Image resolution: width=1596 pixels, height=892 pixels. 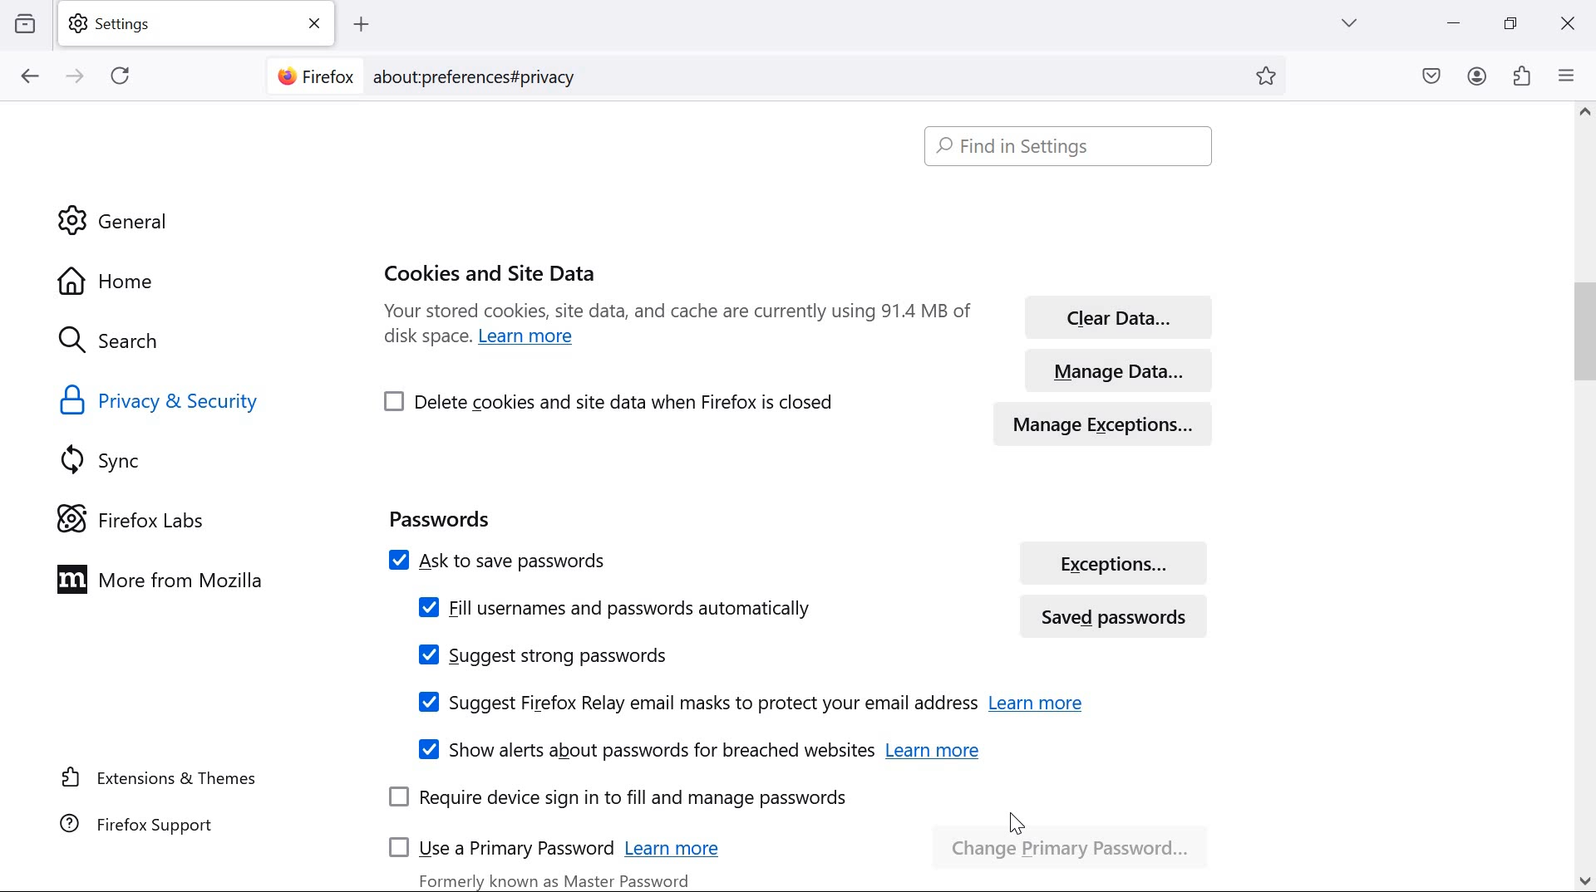 I want to click on more from Mozilla, so click(x=169, y=578).